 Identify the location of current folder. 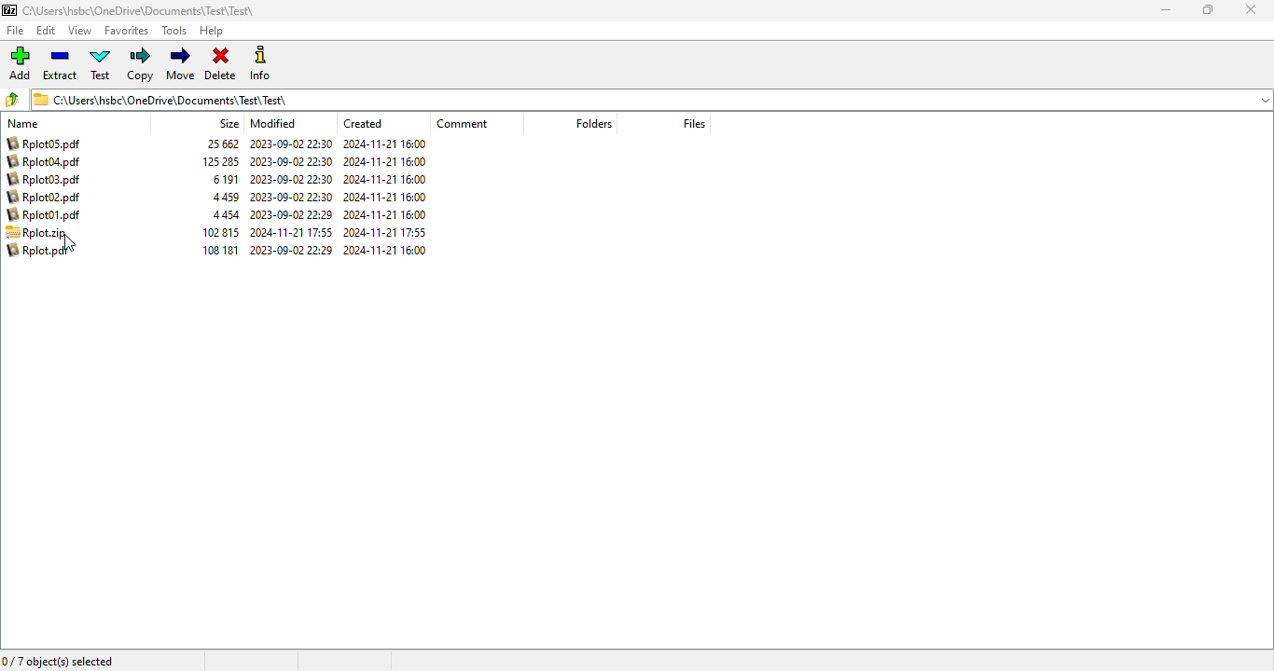
(139, 10).